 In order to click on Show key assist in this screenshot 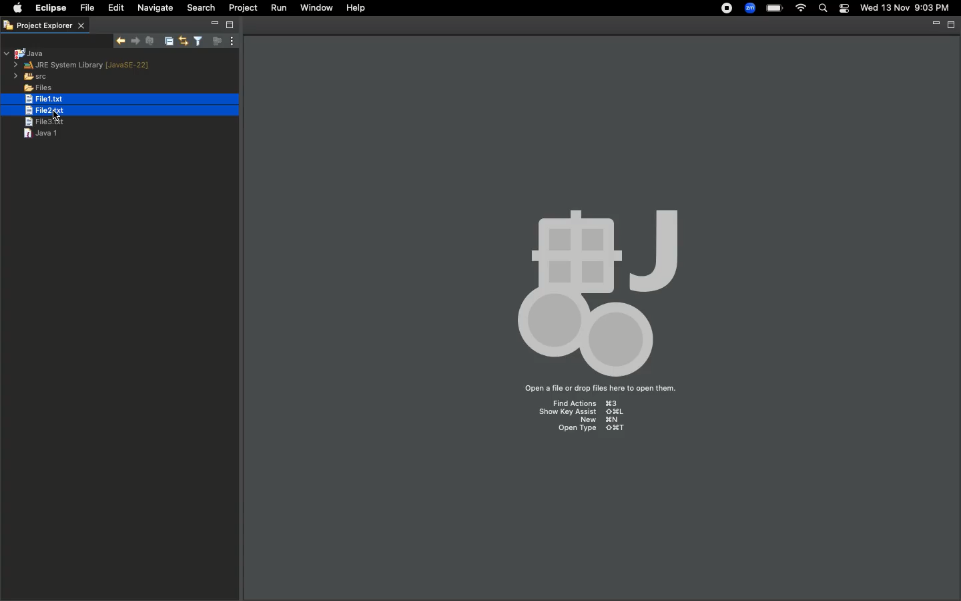, I will do `click(581, 413)`.